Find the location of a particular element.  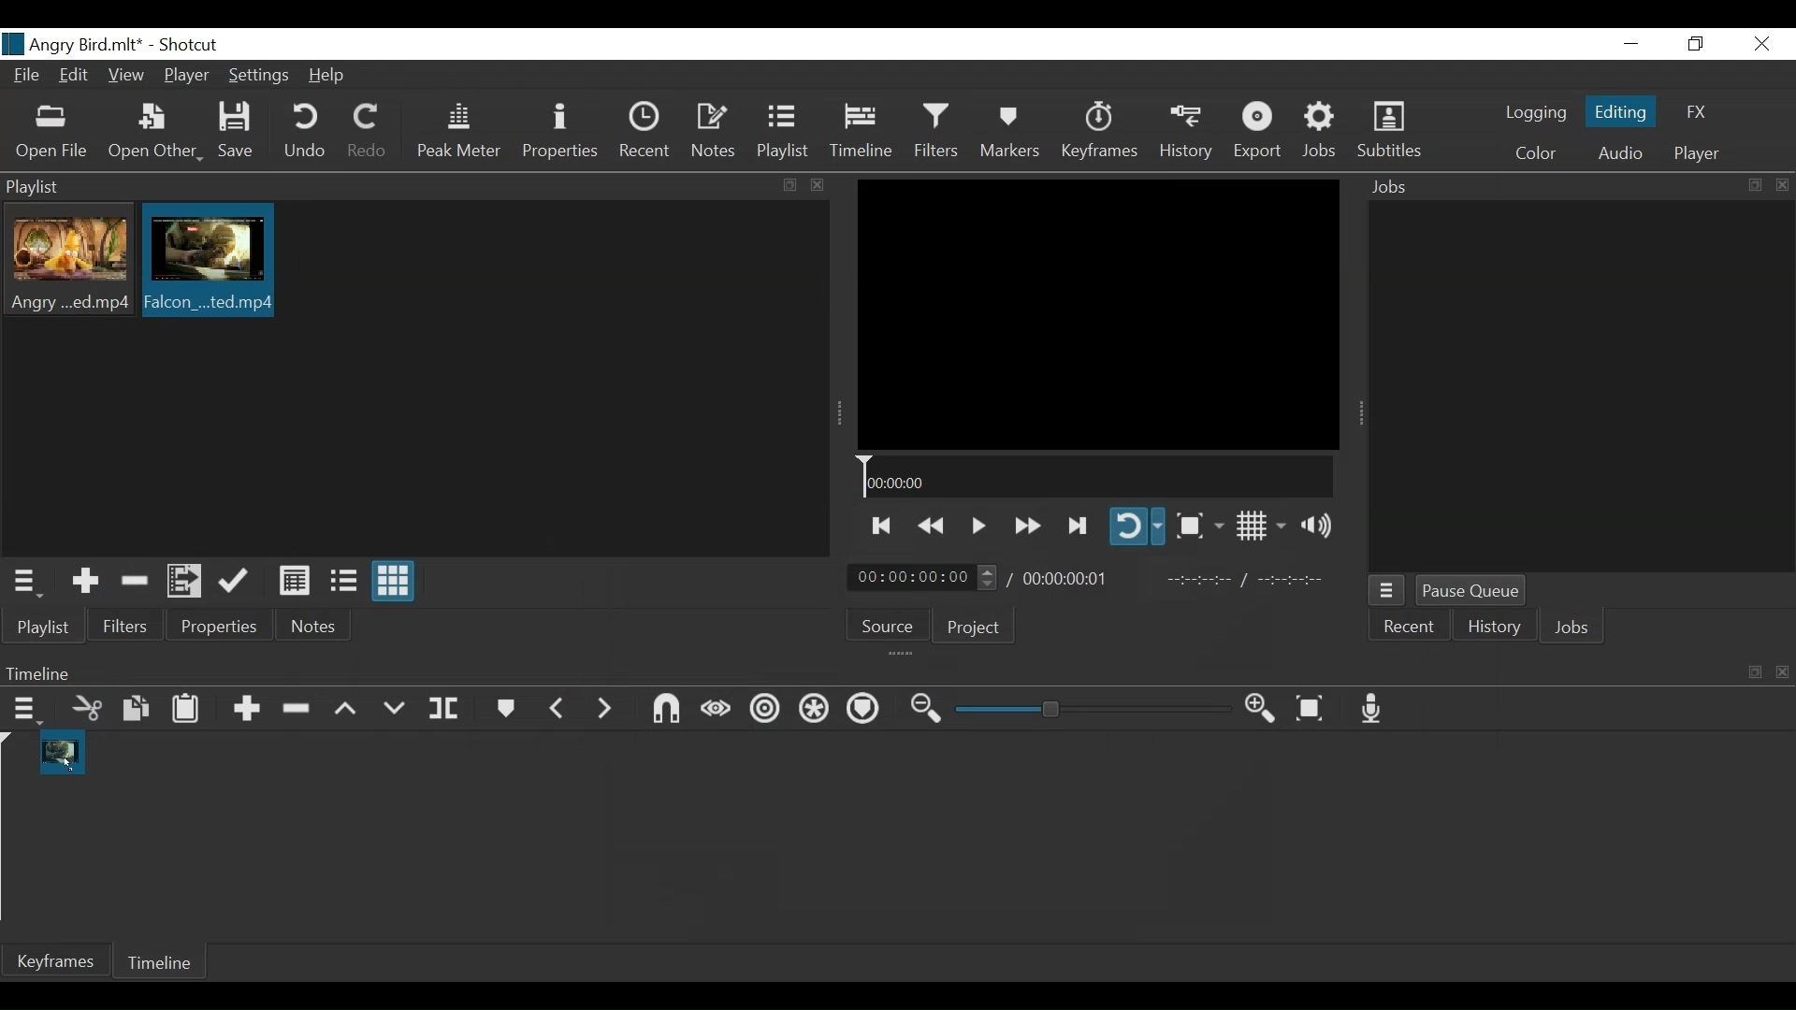

Pause Queue is located at coordinates (1473, 592).